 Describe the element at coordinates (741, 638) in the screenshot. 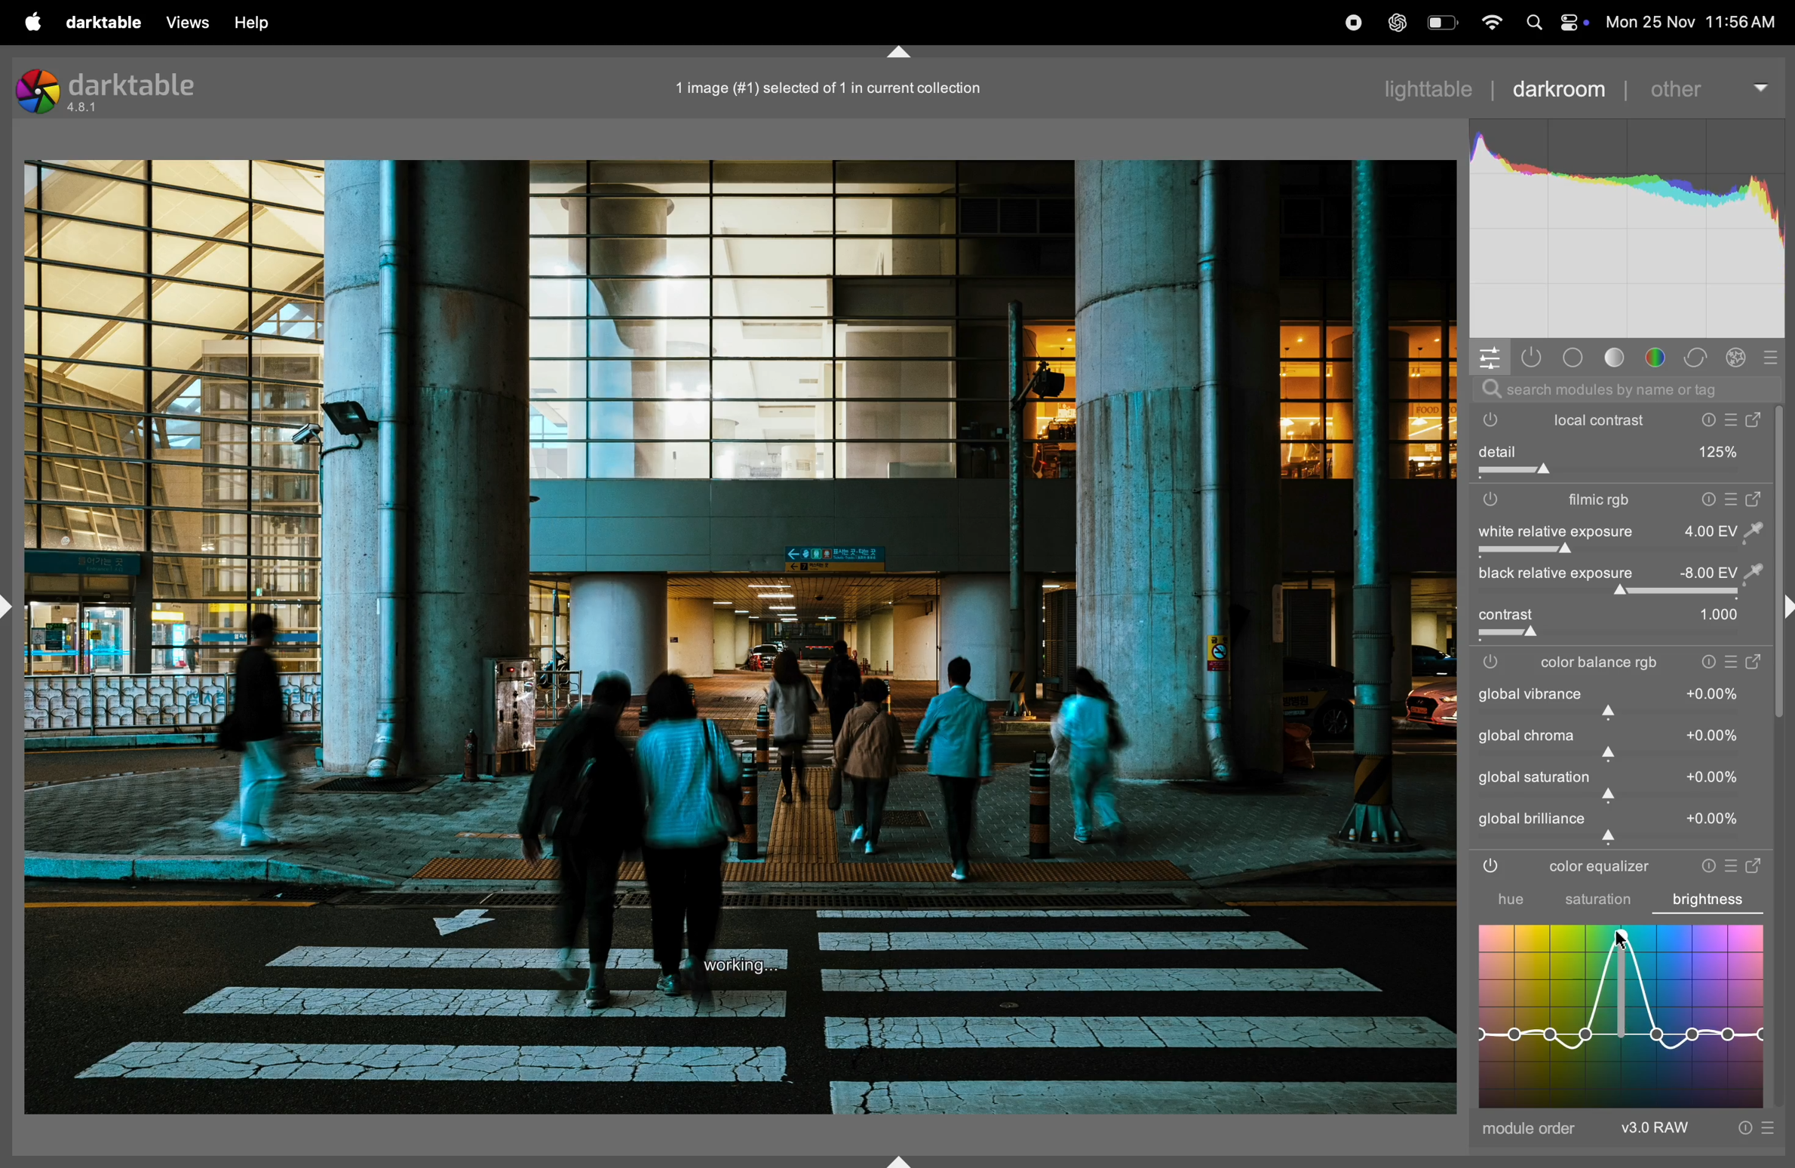

I see `image ` at that location.